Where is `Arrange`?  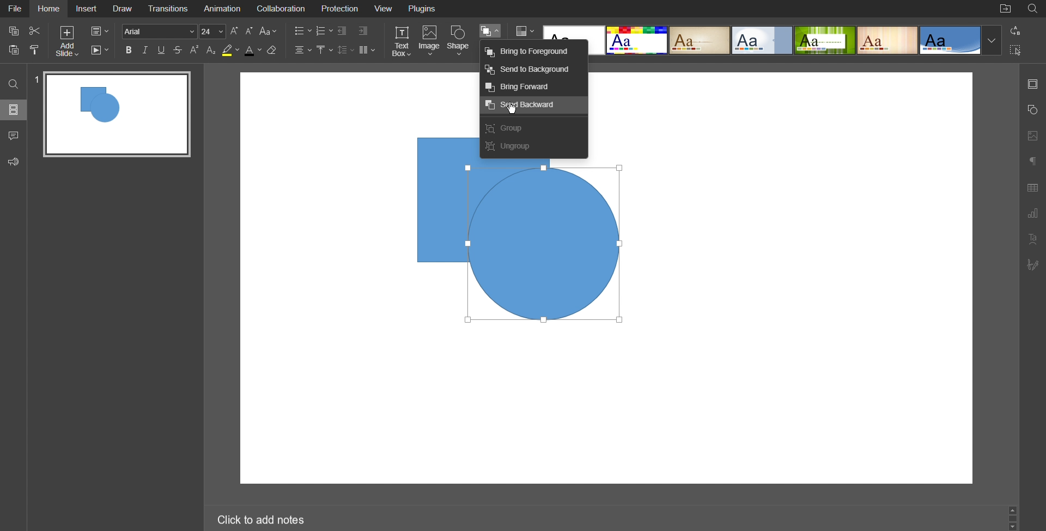 Arrange is located at coordinates (490, 30).